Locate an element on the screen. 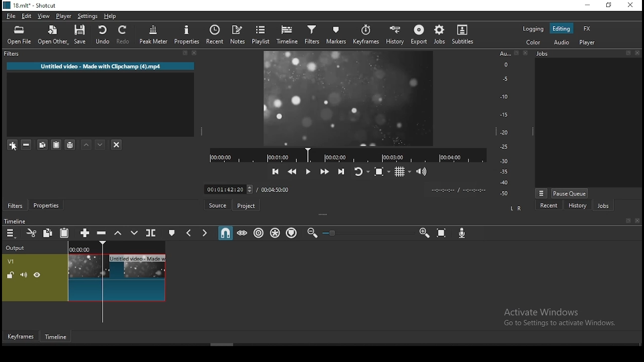 This screenshot has height=362, width=644. copy is located at coordinates (48, 232).